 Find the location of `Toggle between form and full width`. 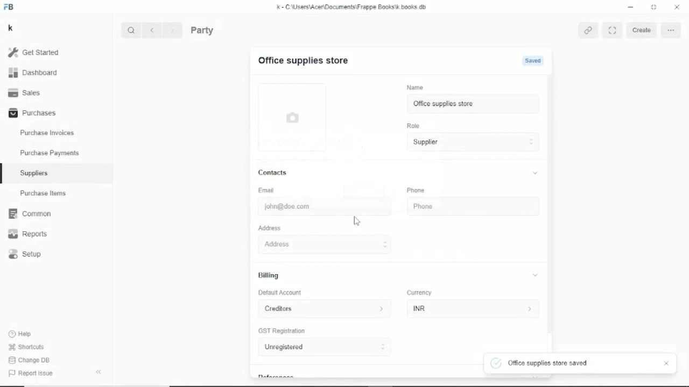

Toggle between form and full width is located at coordinates (613, 30).